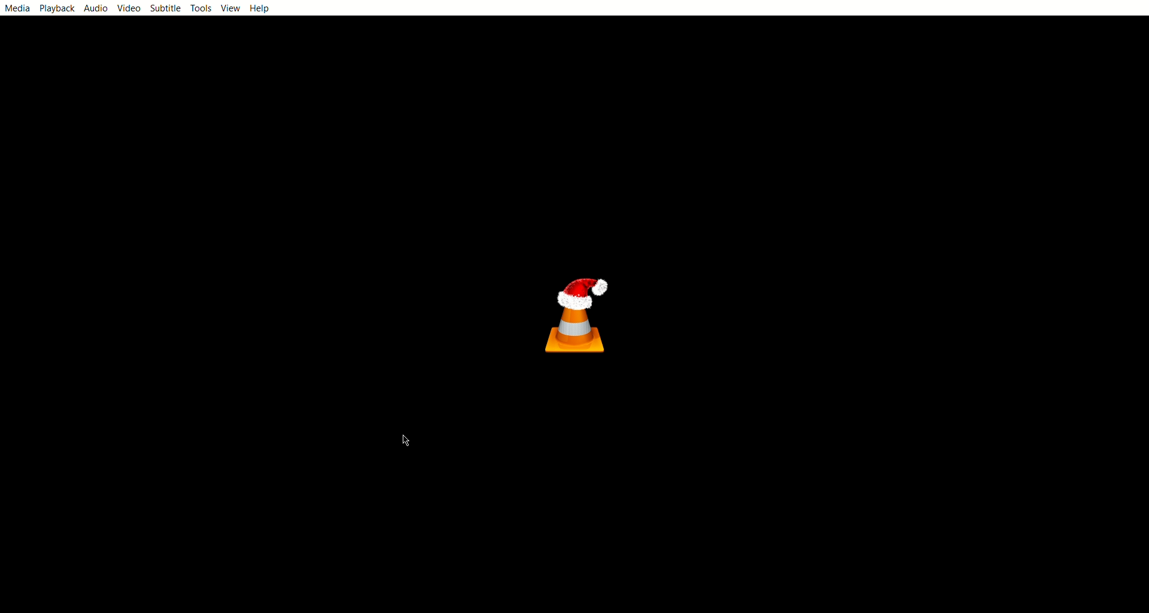  Describe the element at coordinates (95, 9) in the screenshot. I see `audio` at that location.